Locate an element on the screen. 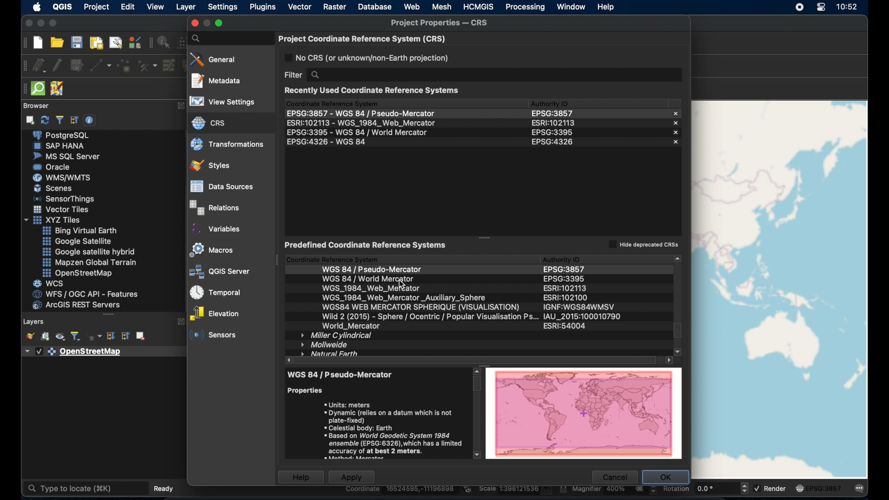 The width and height of the screenshot is (889, 500). identify feature is located at coordinates (164, 44).